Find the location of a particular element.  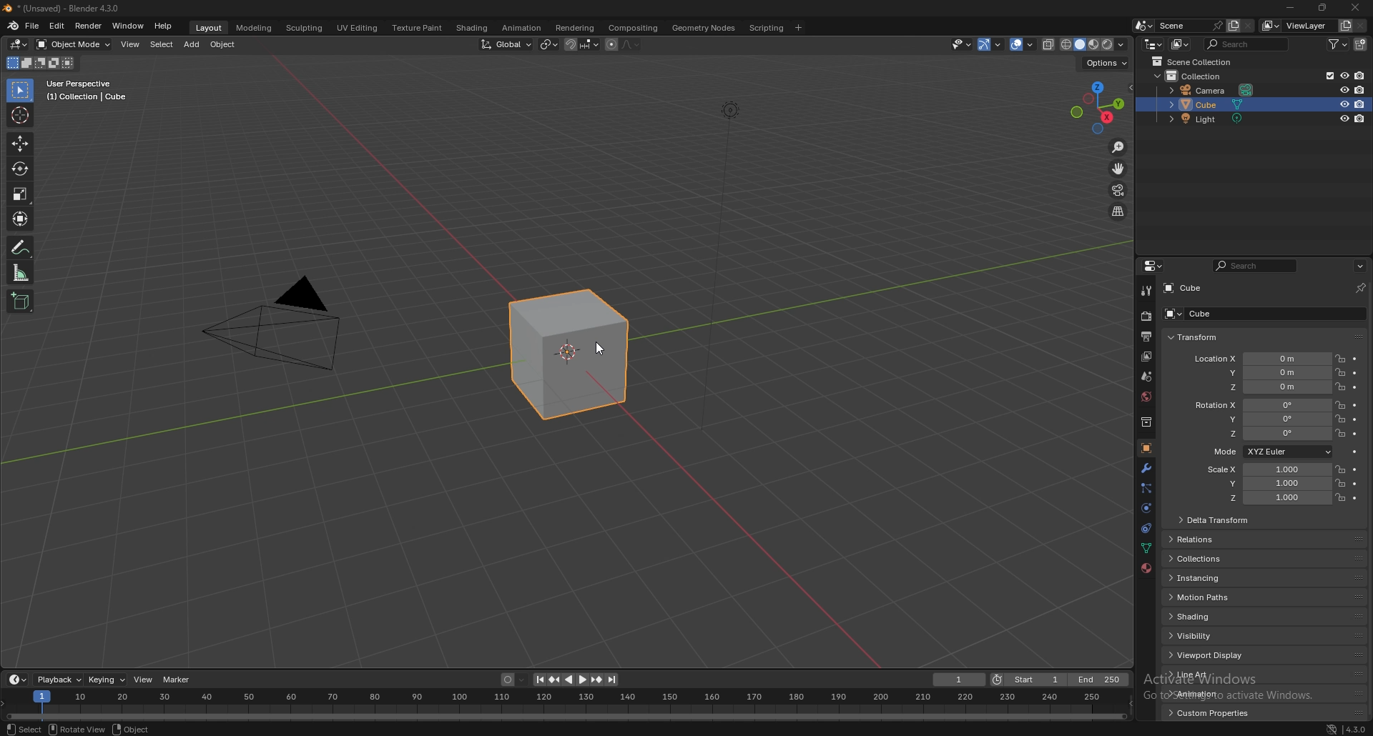

title is located at coordinates (64, 8).